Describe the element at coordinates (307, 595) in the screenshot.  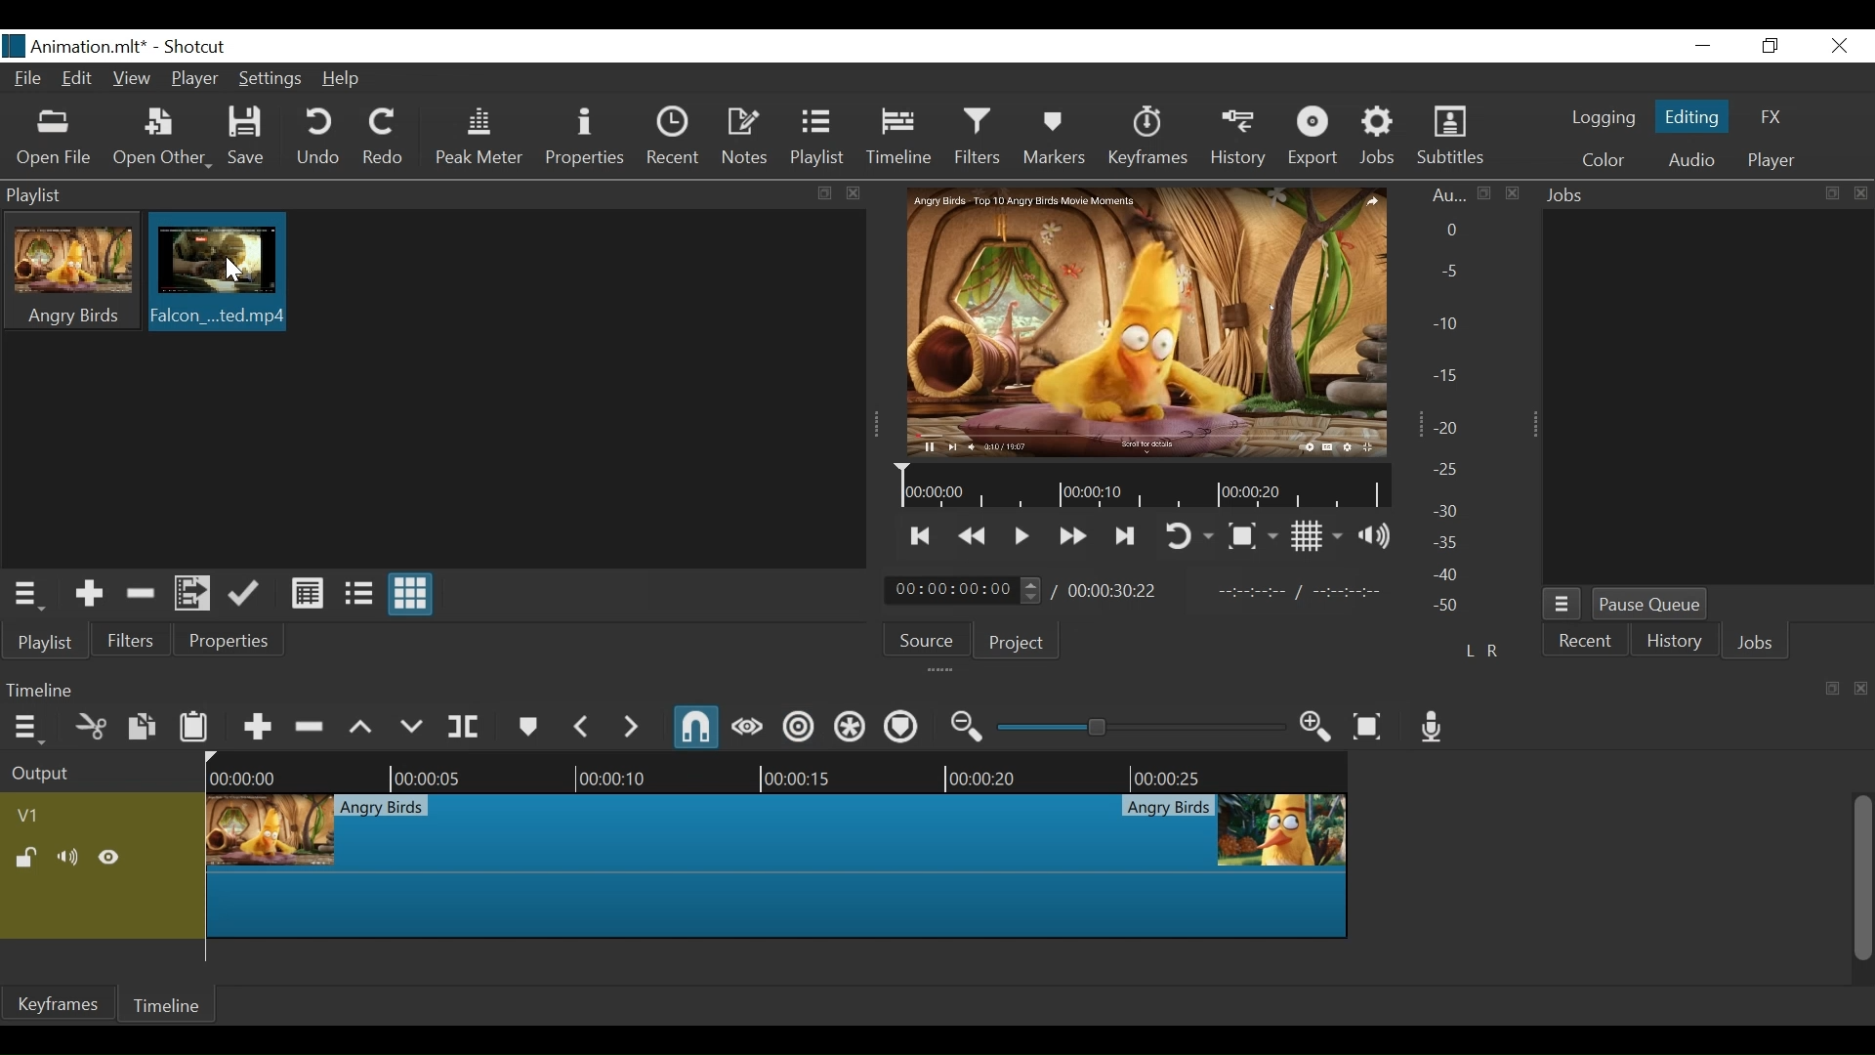
I see `View as Detail` at that location.